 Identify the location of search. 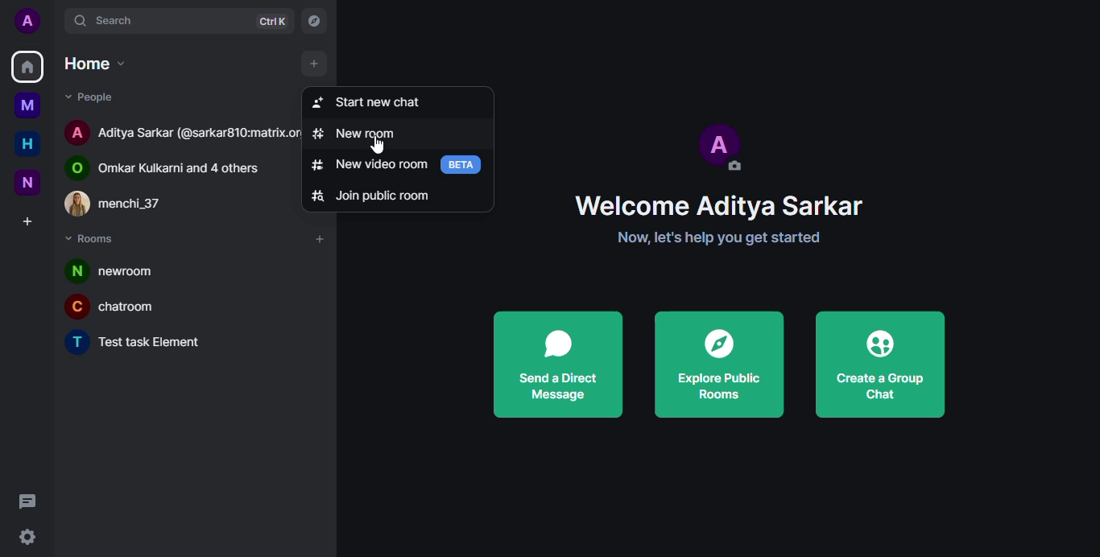
(125, 20).